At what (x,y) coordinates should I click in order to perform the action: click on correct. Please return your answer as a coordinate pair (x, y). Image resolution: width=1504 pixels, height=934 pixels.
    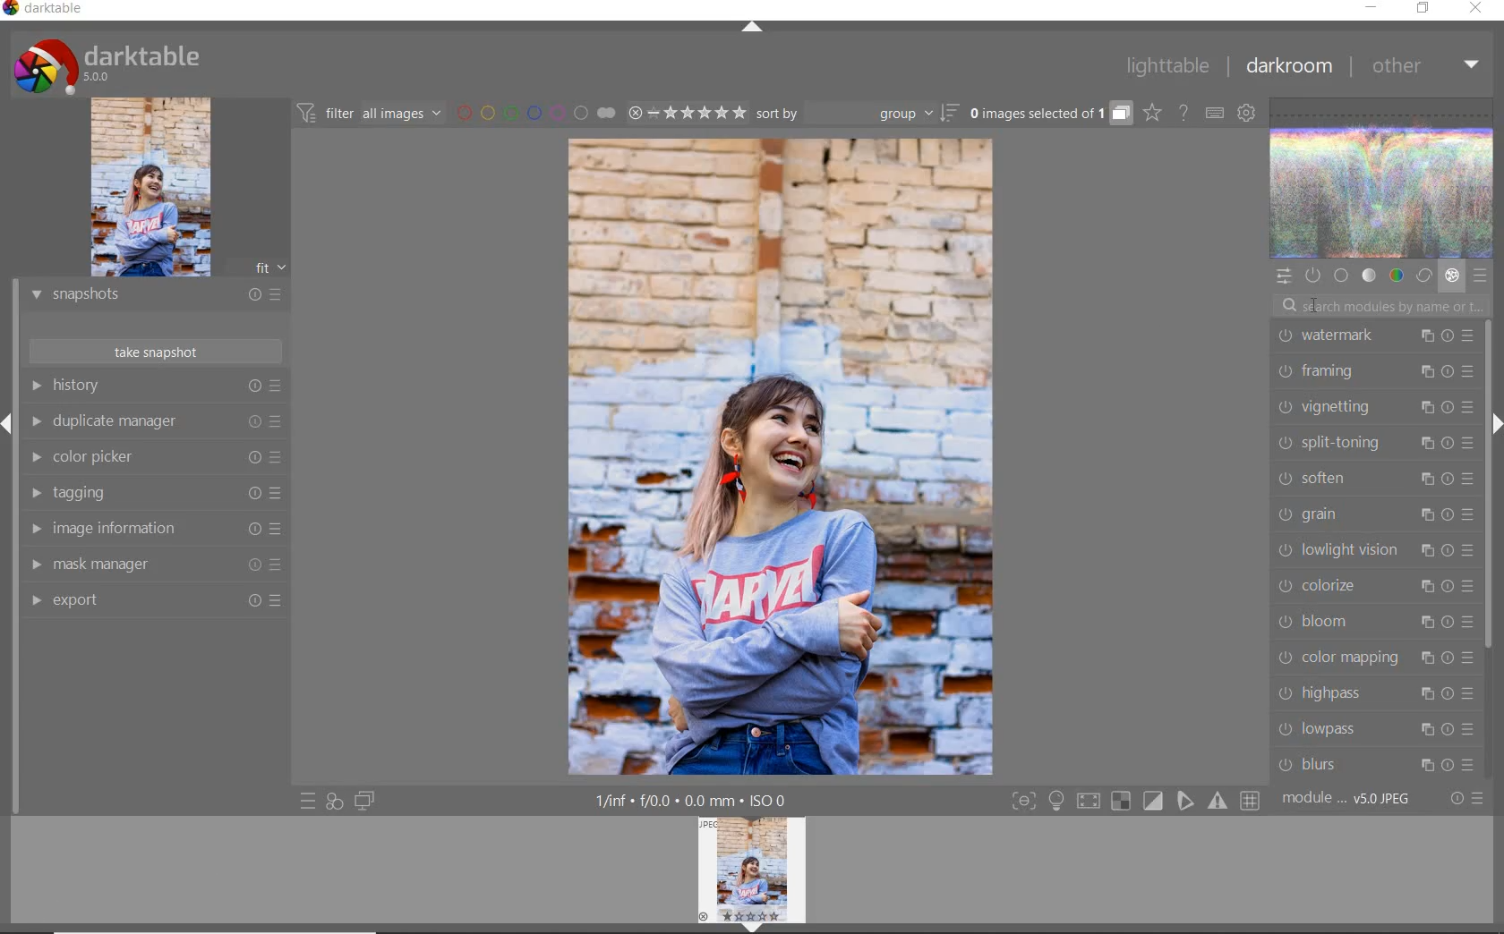
    Looking at the image, I should click on (1423, 276).